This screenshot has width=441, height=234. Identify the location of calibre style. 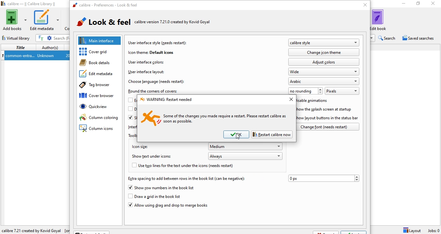
(323, 43).